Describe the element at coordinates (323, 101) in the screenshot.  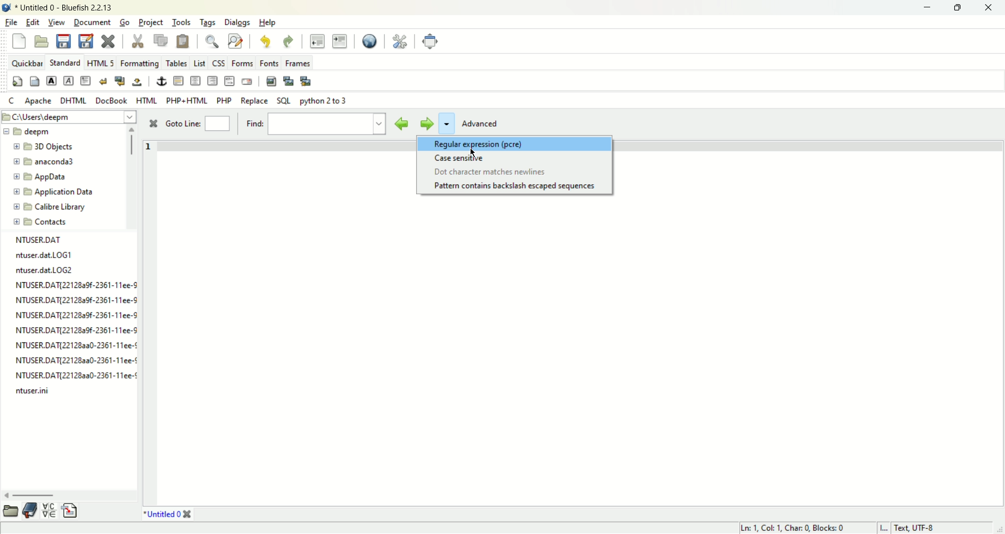
I see `python 2 to 3` at that location.